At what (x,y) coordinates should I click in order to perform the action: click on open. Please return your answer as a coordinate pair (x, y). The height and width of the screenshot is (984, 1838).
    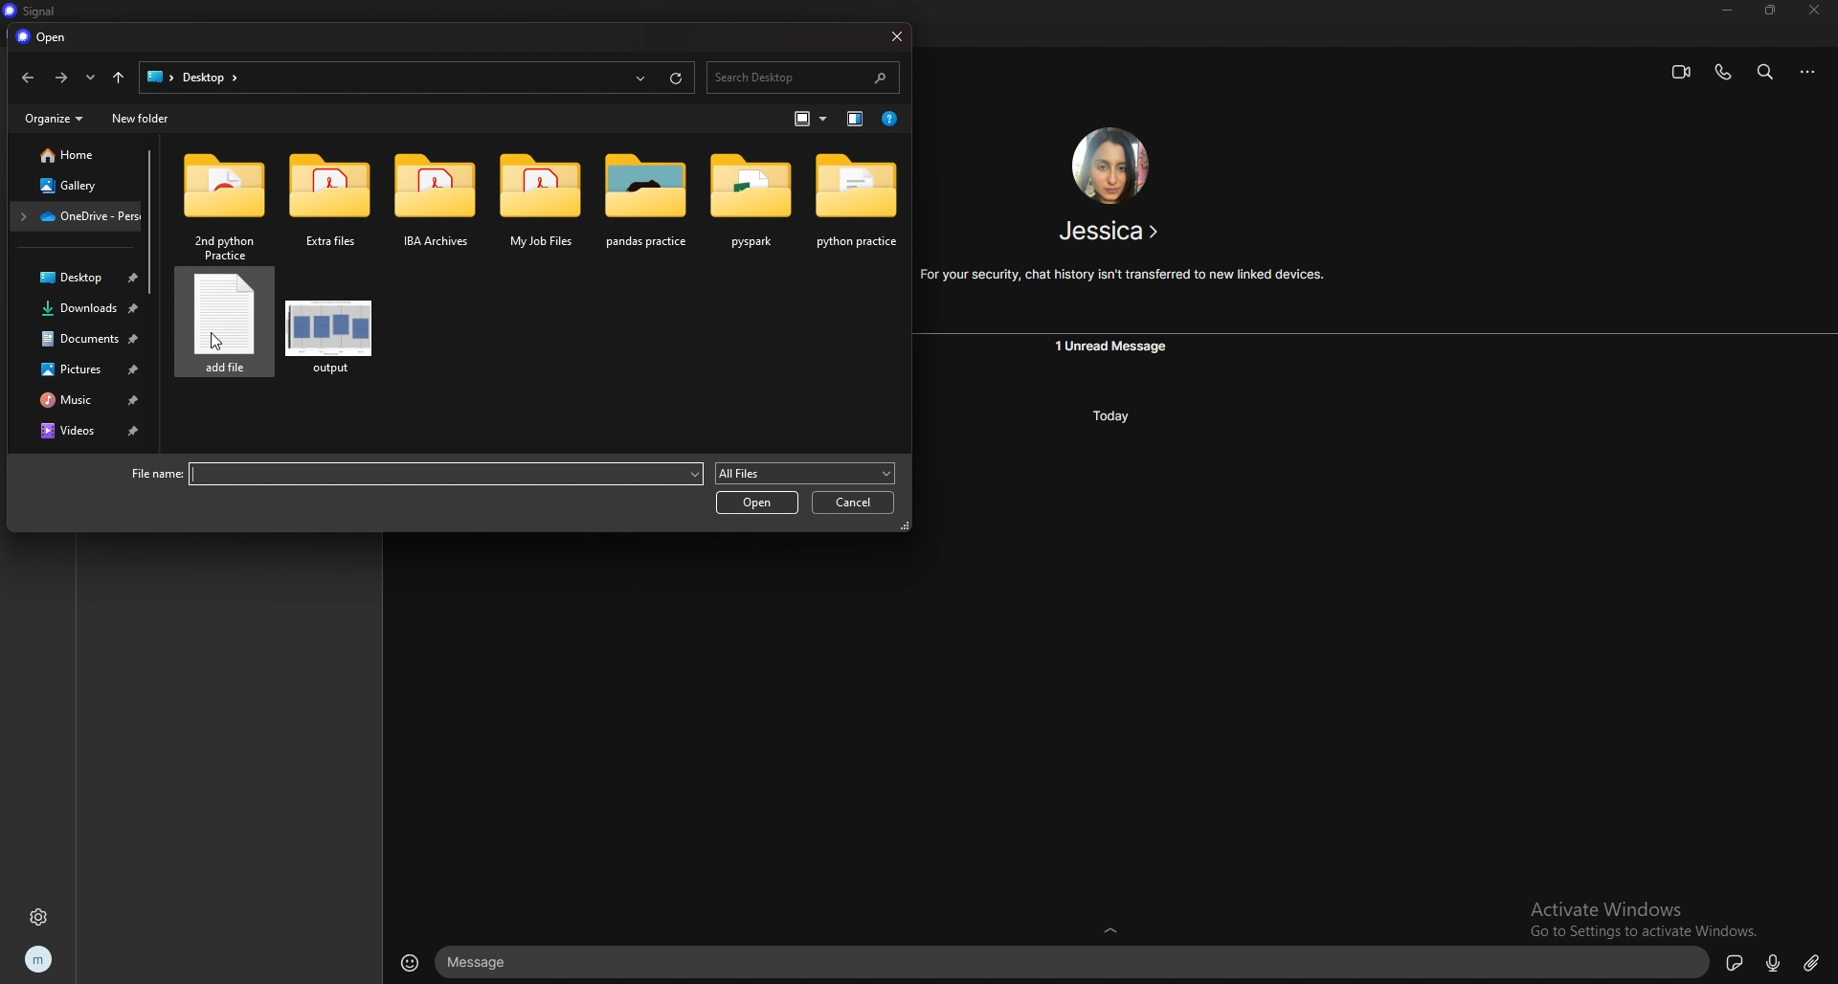
    Looking at the image, I should click on (43, 37).